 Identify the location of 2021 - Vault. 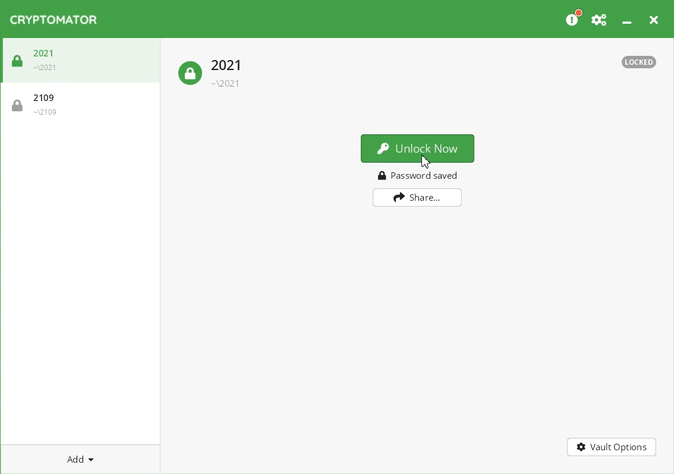
(83, 61).